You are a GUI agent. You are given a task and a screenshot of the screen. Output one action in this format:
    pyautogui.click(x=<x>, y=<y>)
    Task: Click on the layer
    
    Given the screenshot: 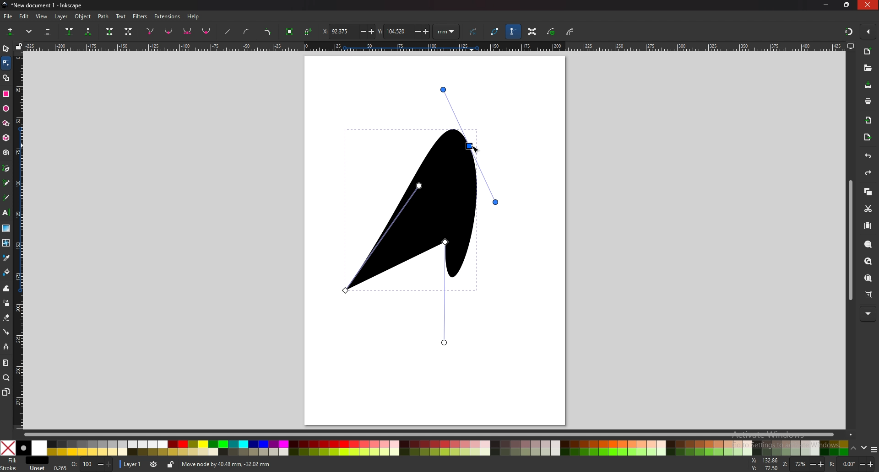 What is the action you would take?
    pyautogui.click(x=61, y=17)
    